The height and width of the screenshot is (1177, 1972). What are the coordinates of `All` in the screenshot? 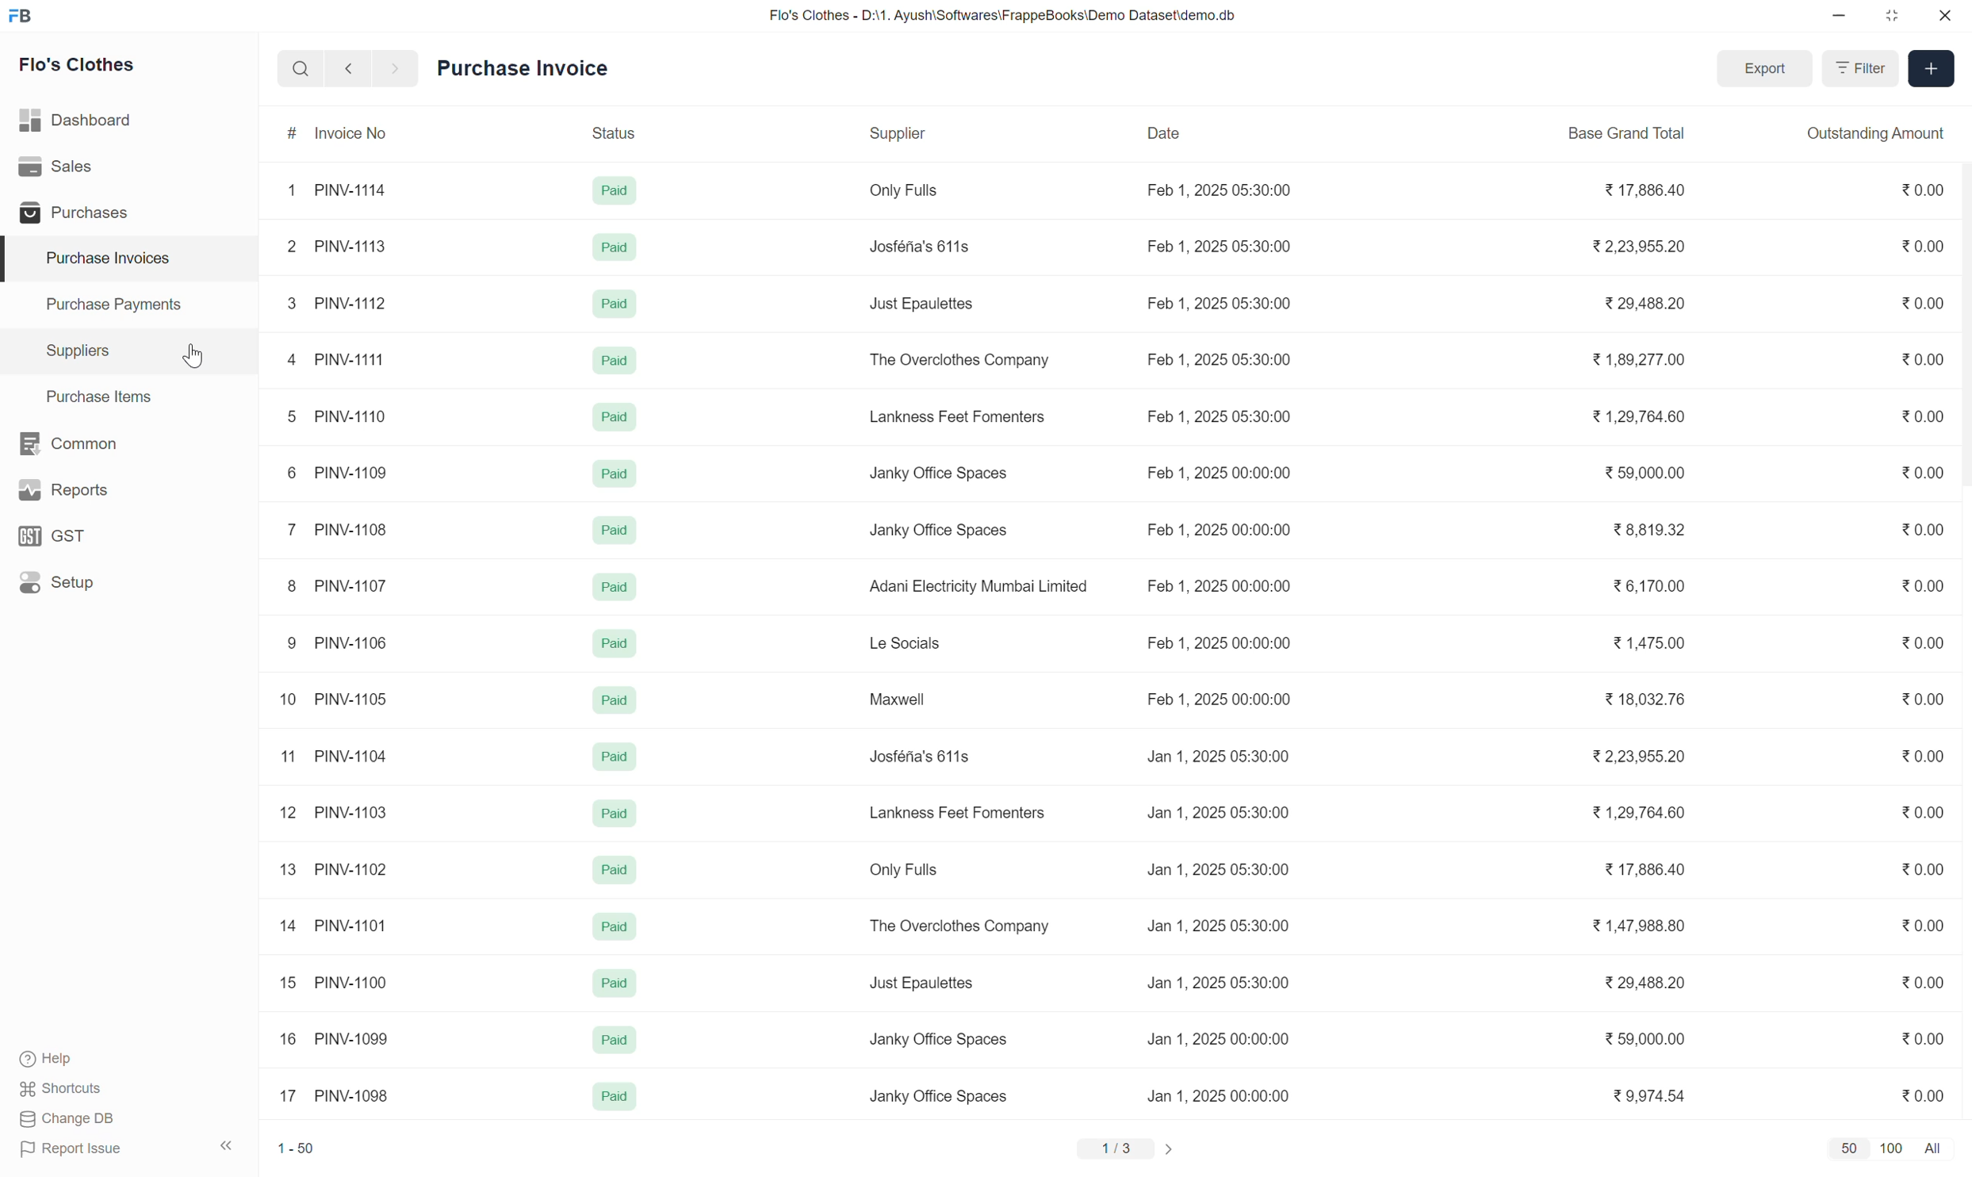 It's located at (1933, 1148).